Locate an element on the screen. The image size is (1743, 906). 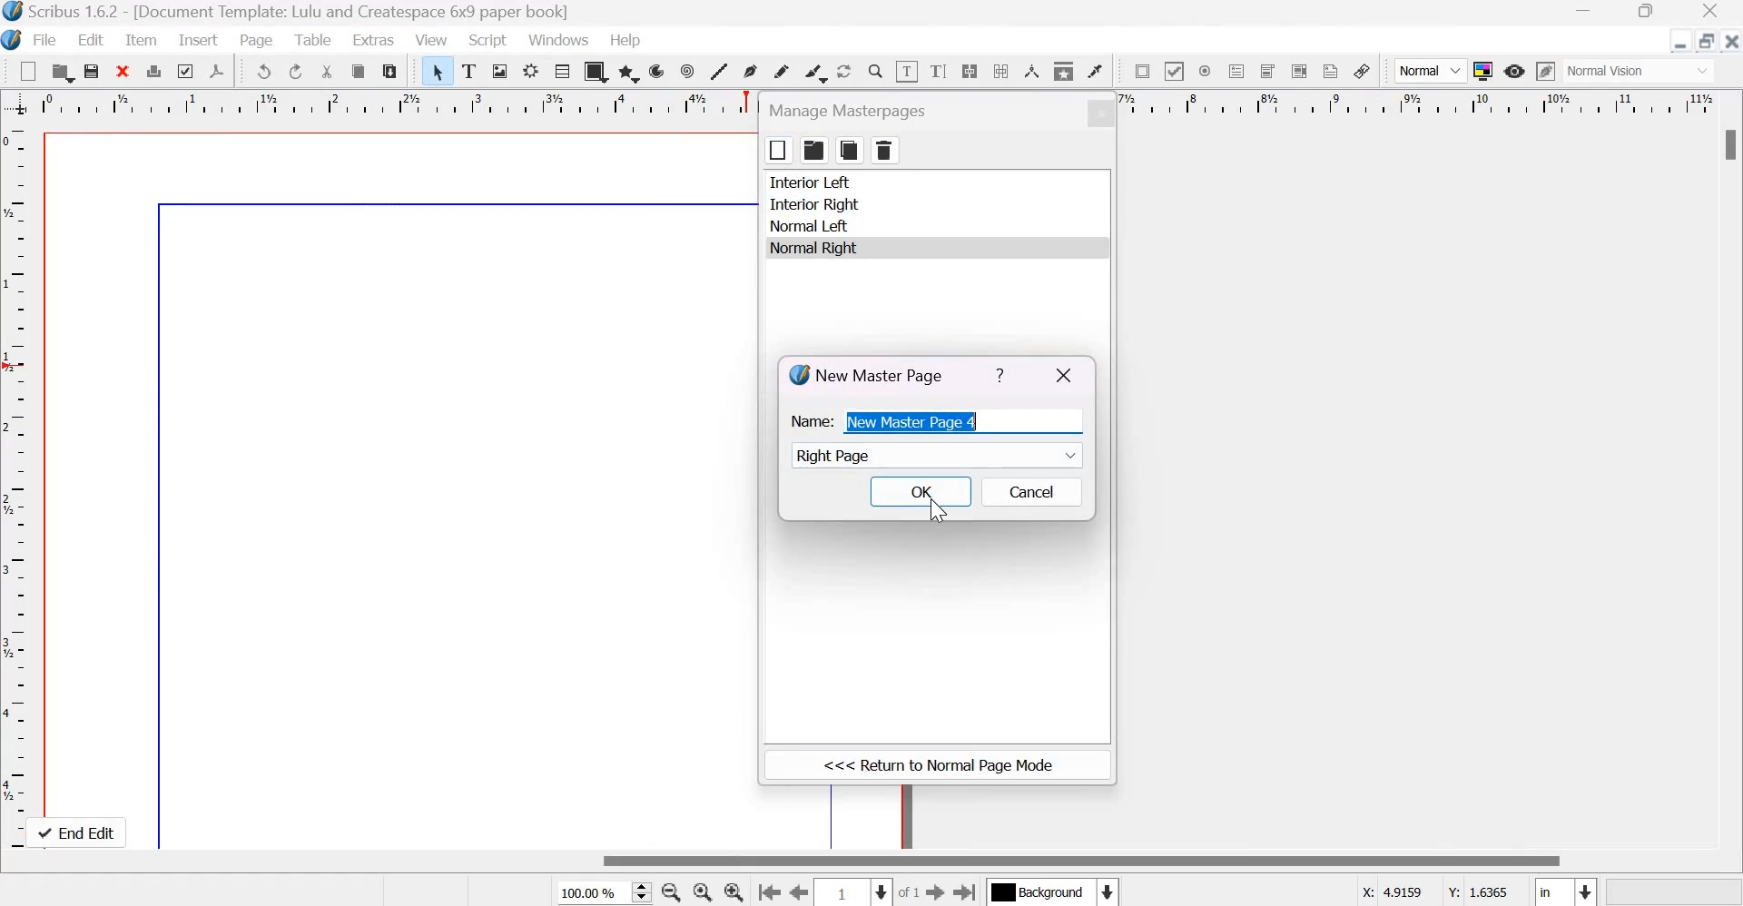
return to normal page mode is located at coordinates (938, 766).